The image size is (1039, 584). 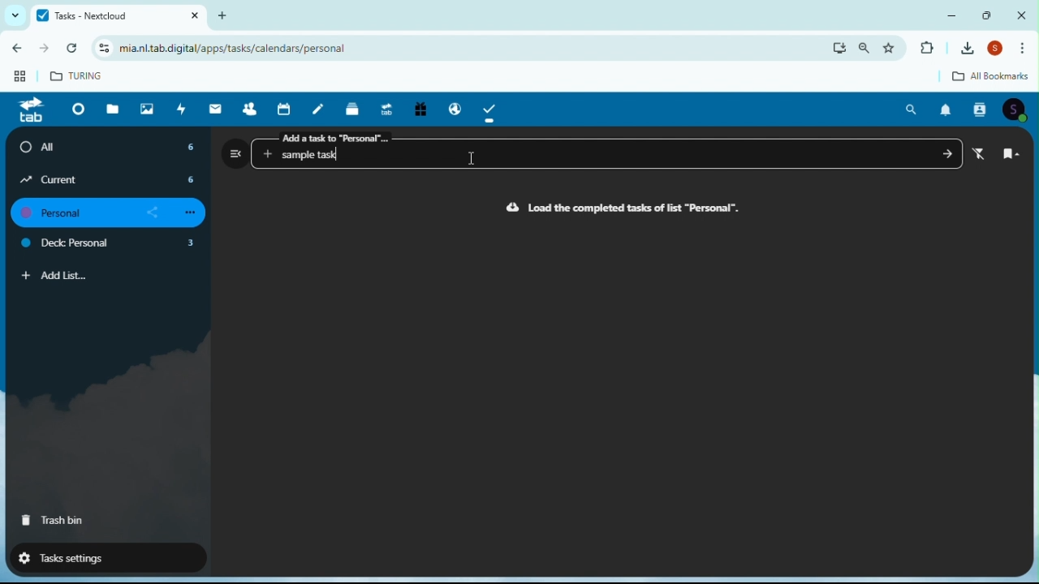 What do you see at coordinates (989, 15) in the screenshot?
I see `Restore` at bounding box center [989, 15].